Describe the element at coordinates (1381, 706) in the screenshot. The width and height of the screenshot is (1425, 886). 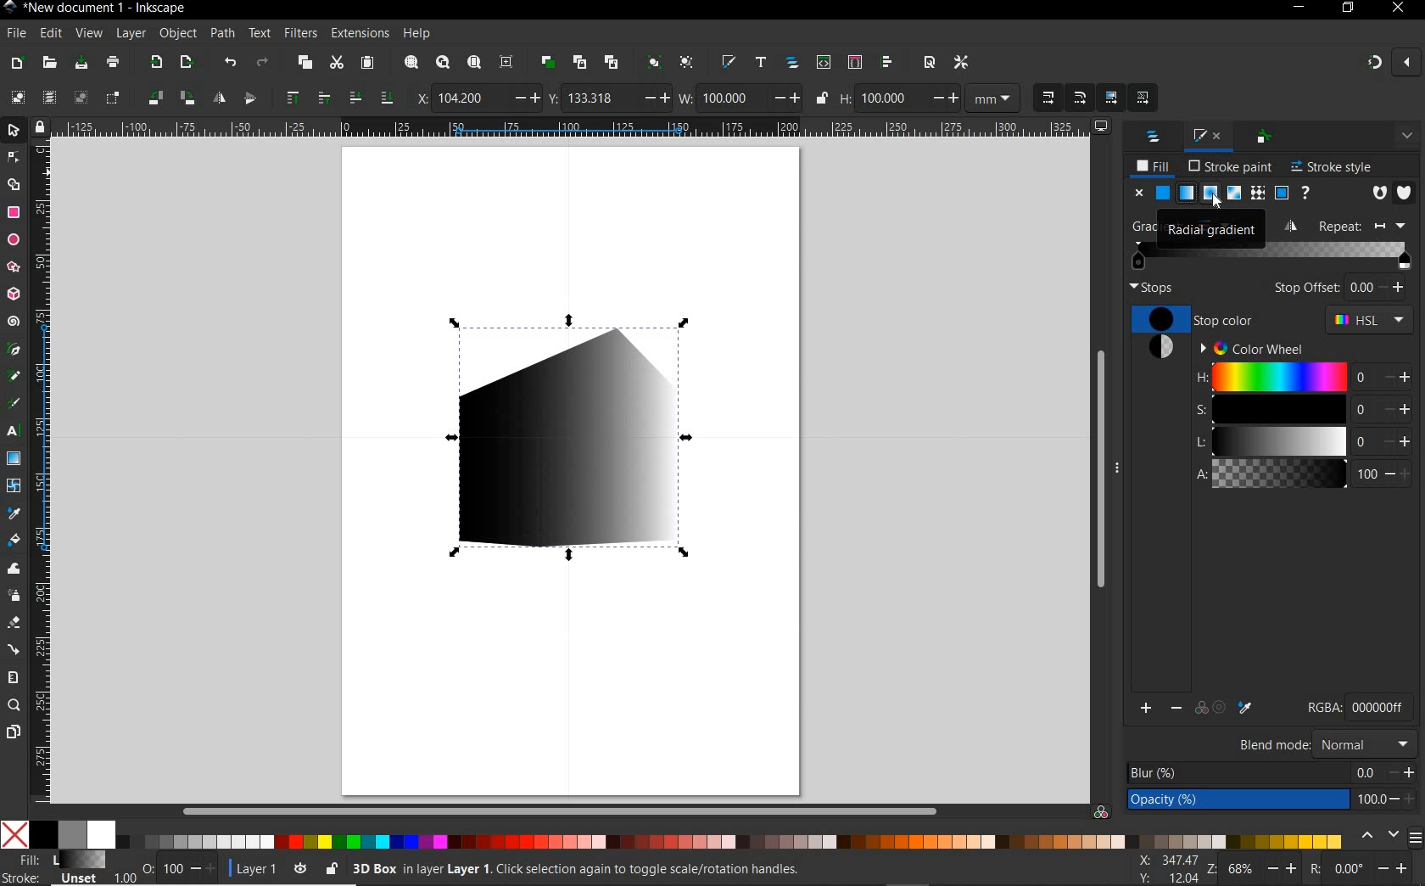
I see `COLOR MANAGED CODE` at that location.